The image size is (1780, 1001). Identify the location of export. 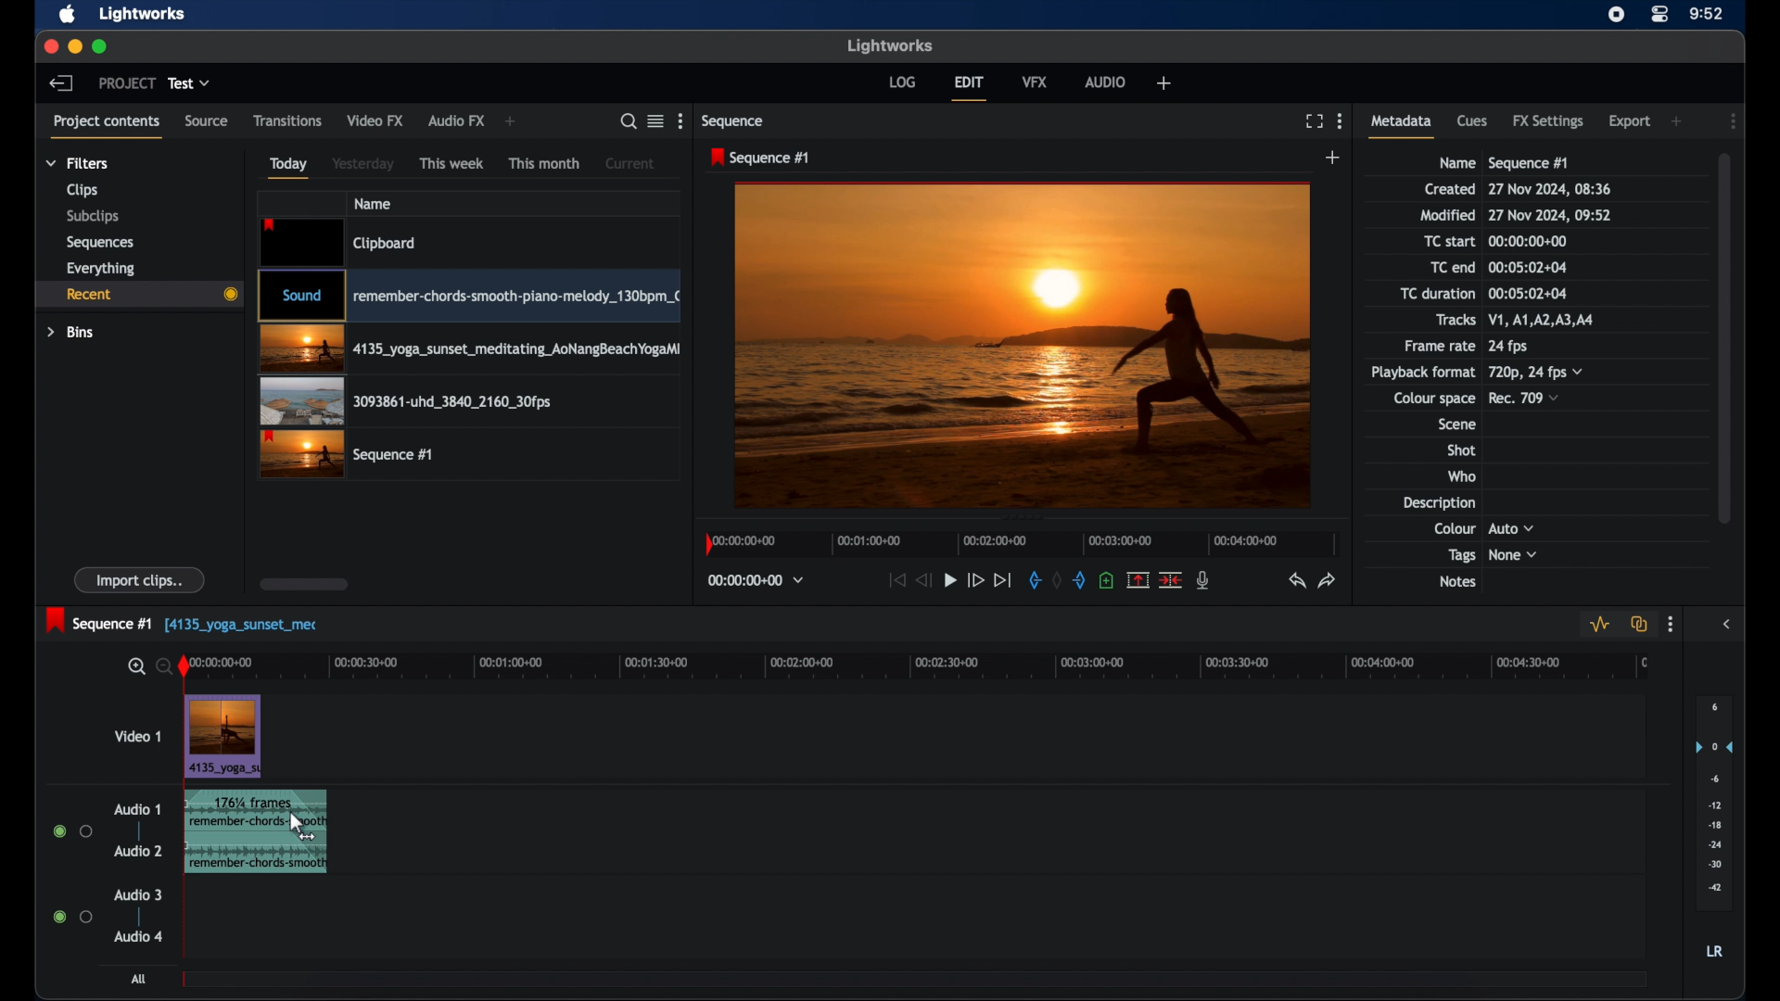
(1629, 121).